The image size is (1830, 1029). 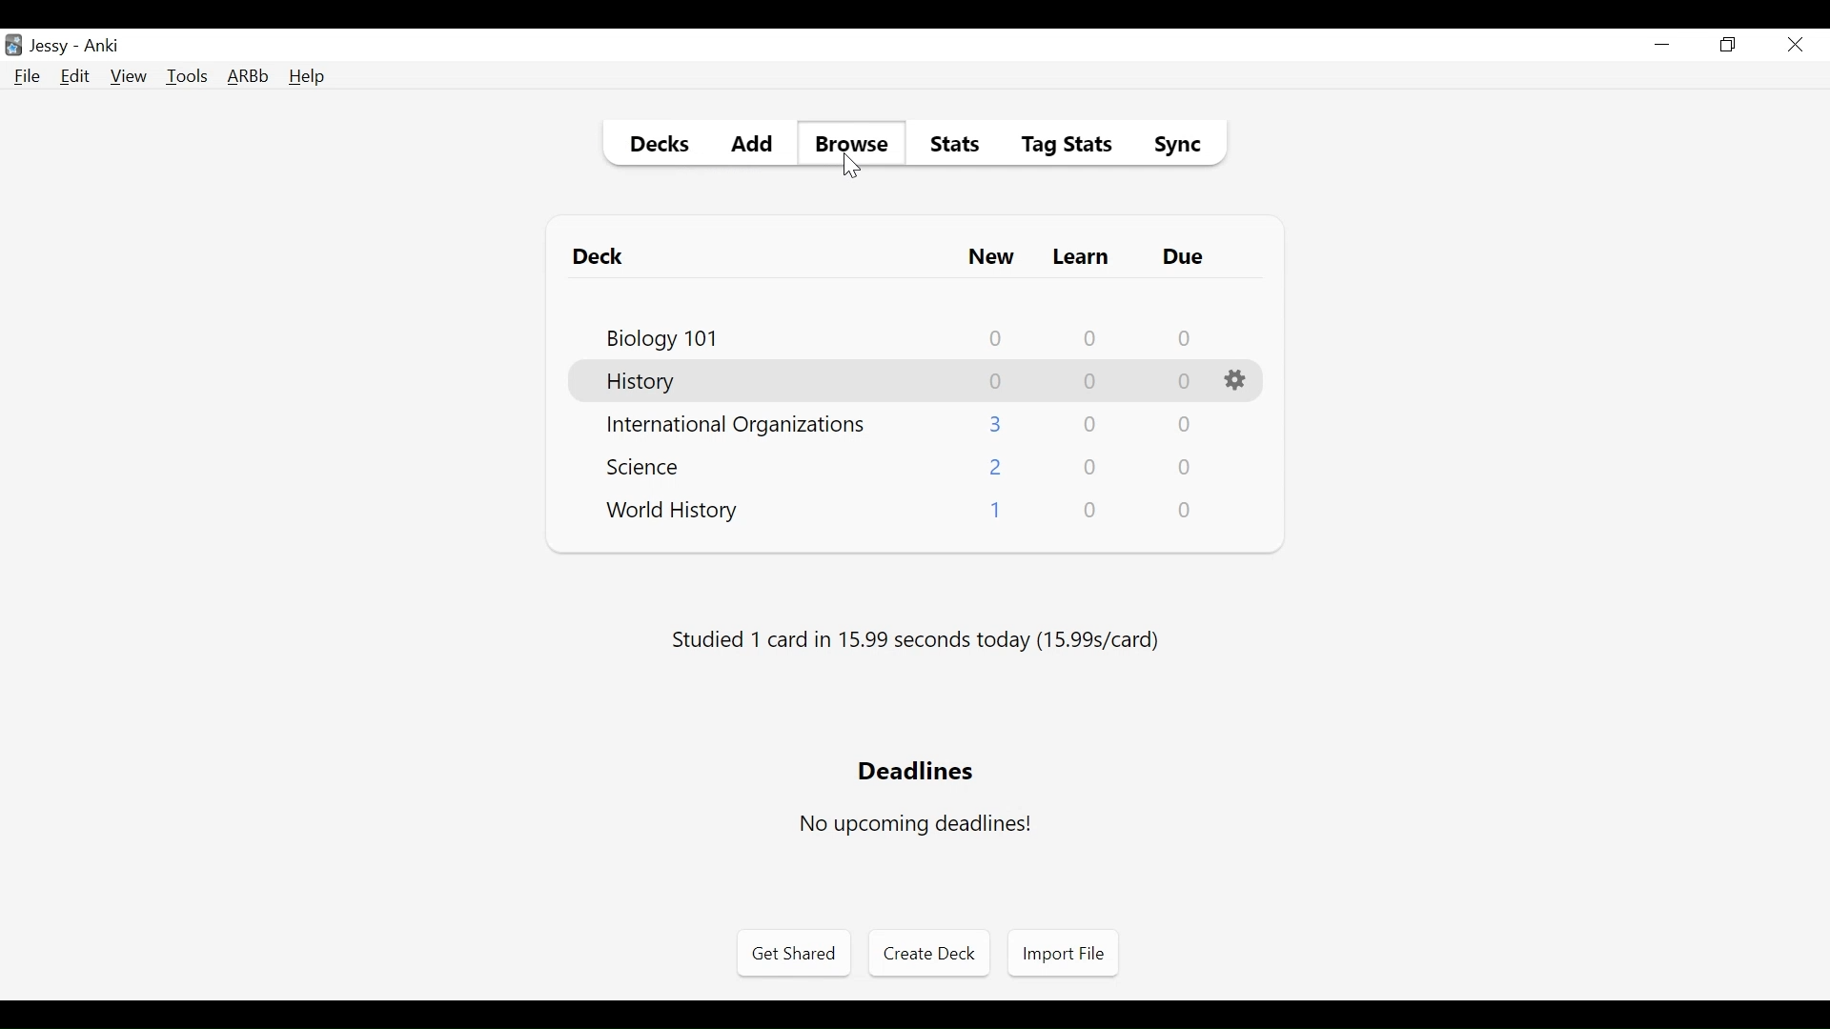 I want to click on Due Card Count, so click(x=1185, y=381).